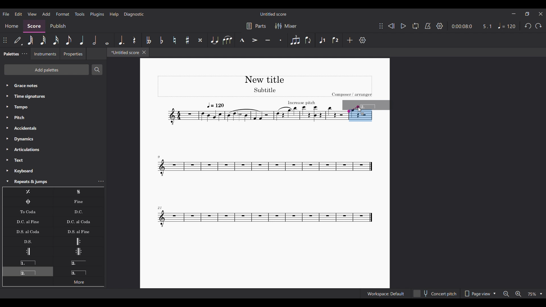 This screenshot has width=546, height=307. I want to click on Segno, so click(79, 192).